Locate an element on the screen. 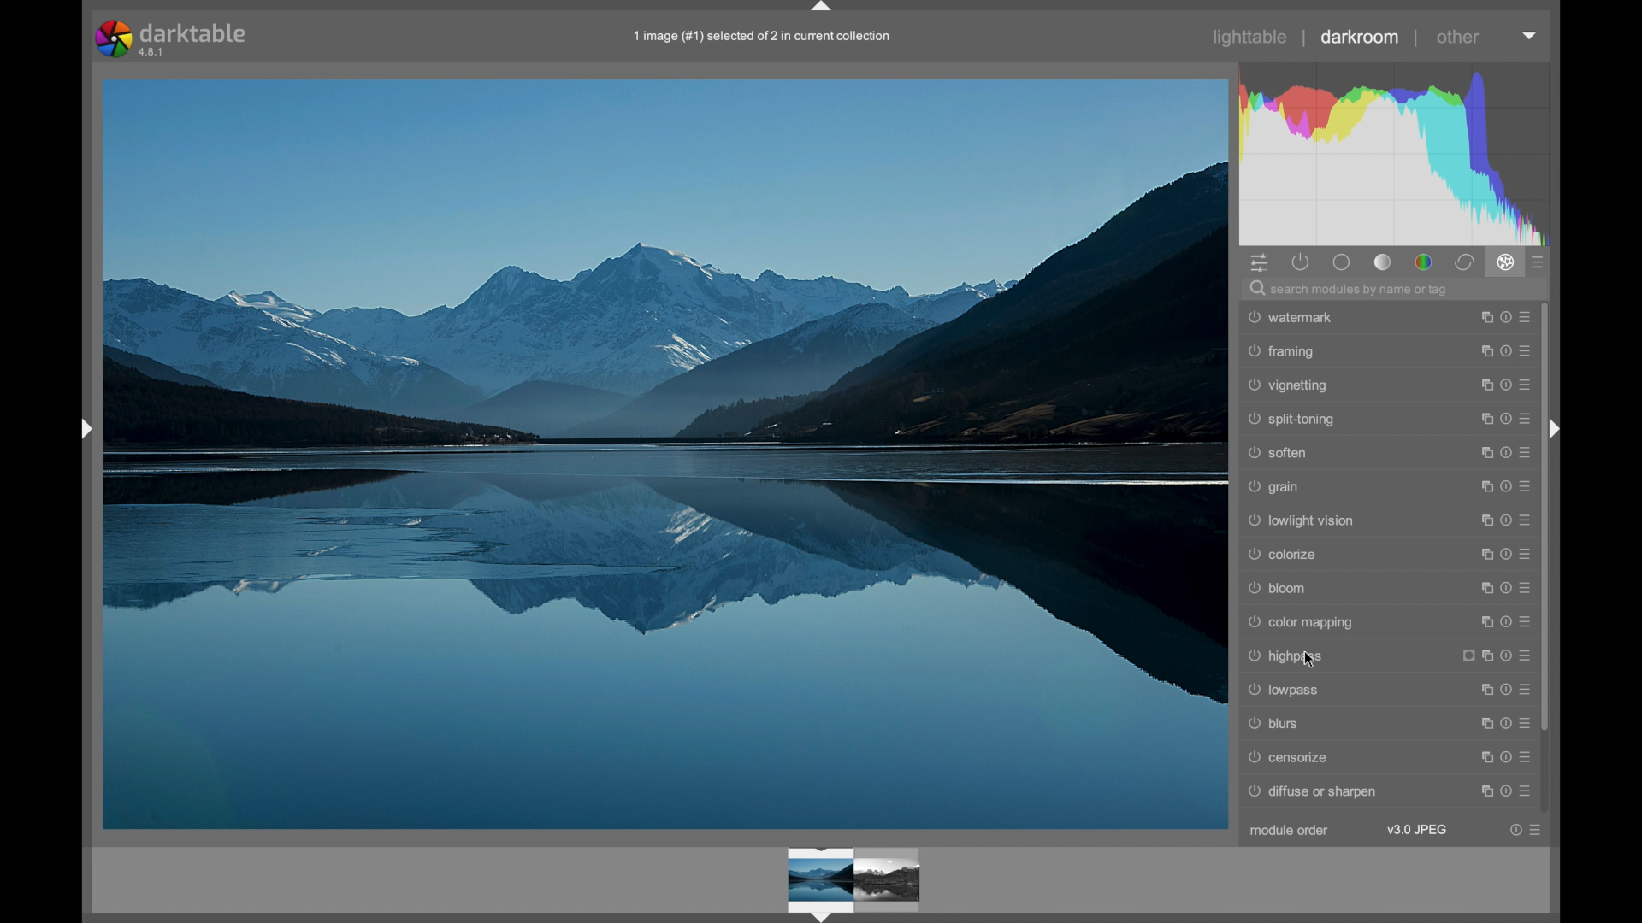  effect is located at coordinates (1505, 262).